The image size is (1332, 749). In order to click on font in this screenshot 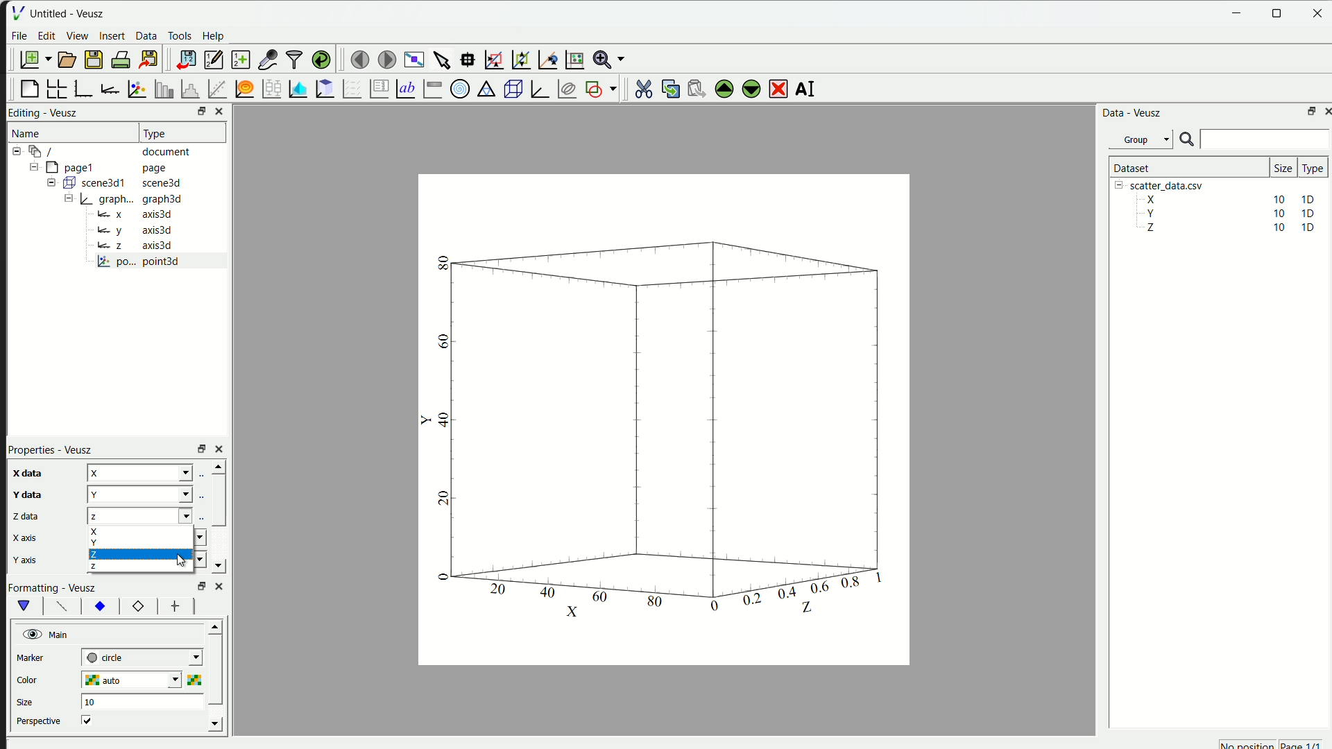, I will do `click(60, 606)`.